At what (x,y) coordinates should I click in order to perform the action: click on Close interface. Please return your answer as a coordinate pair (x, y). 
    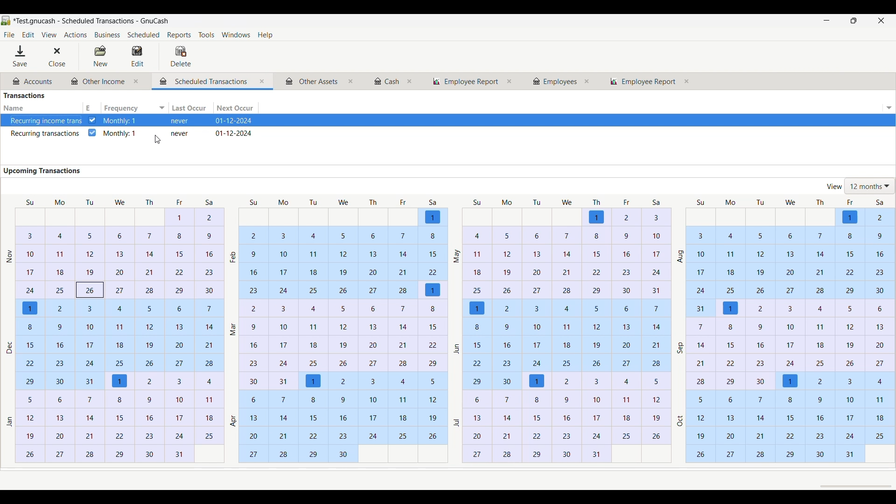
    Looking at the image, I should click on (880, 21).